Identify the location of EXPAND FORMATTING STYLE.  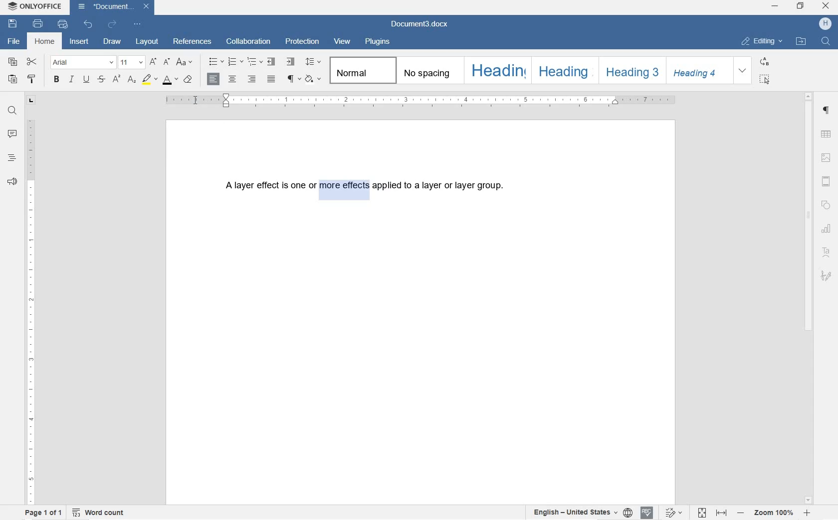
(744, 71).